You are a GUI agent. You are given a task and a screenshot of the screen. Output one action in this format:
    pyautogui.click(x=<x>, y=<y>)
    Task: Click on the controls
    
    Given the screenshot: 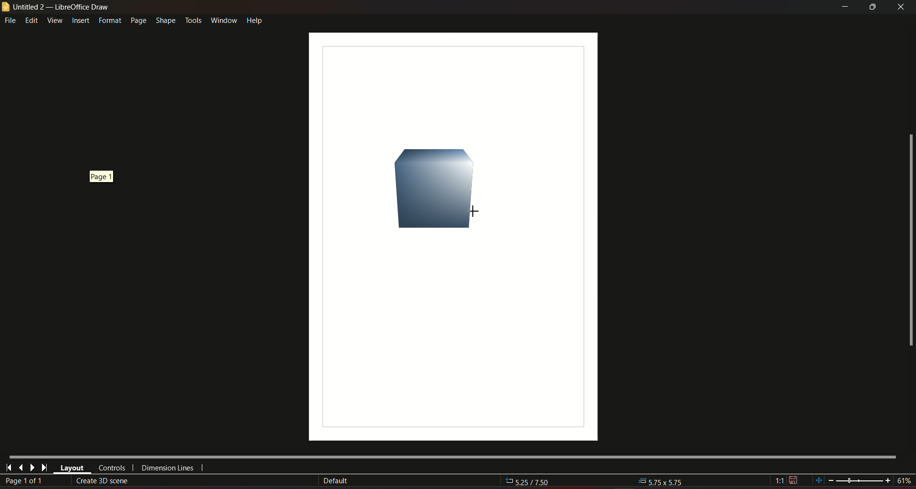 What is the action you would take?
    pyautogui.click(x=111, y=468)
    